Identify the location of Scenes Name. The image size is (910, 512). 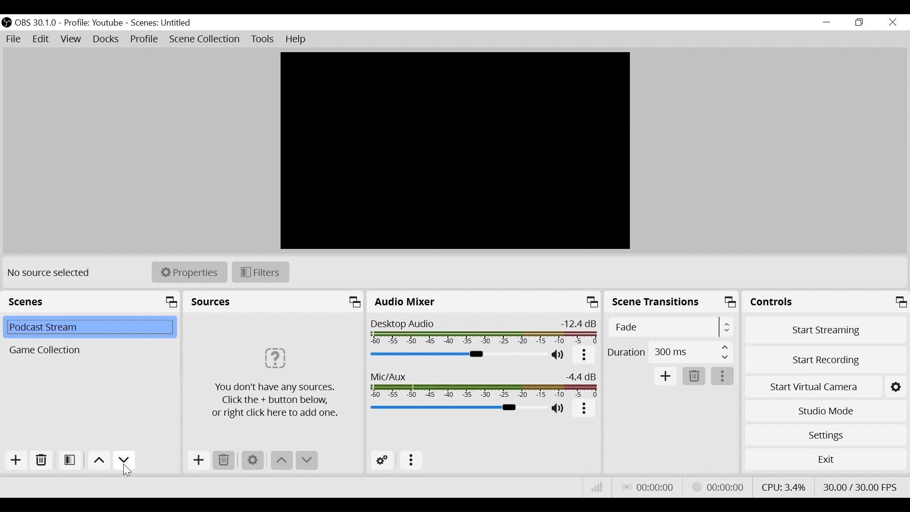
(164, 23).